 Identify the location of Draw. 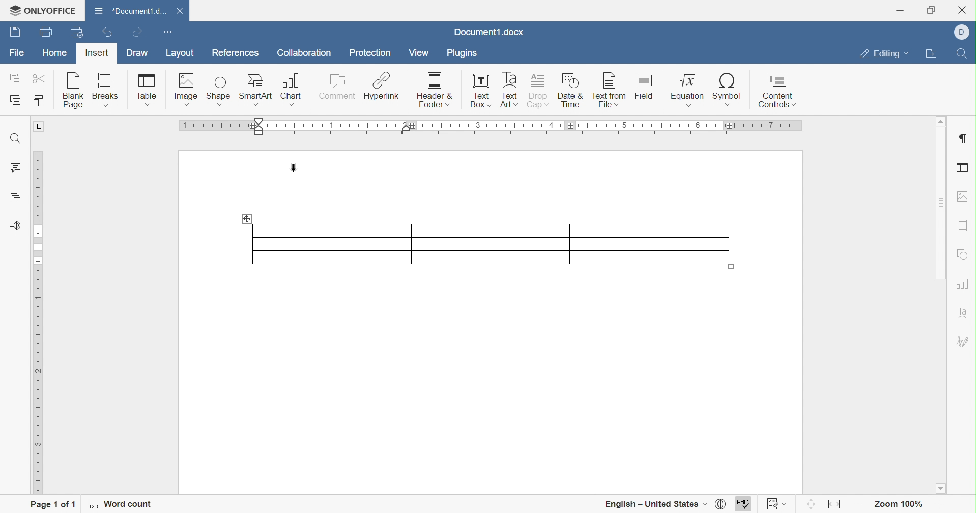
(137, 54).